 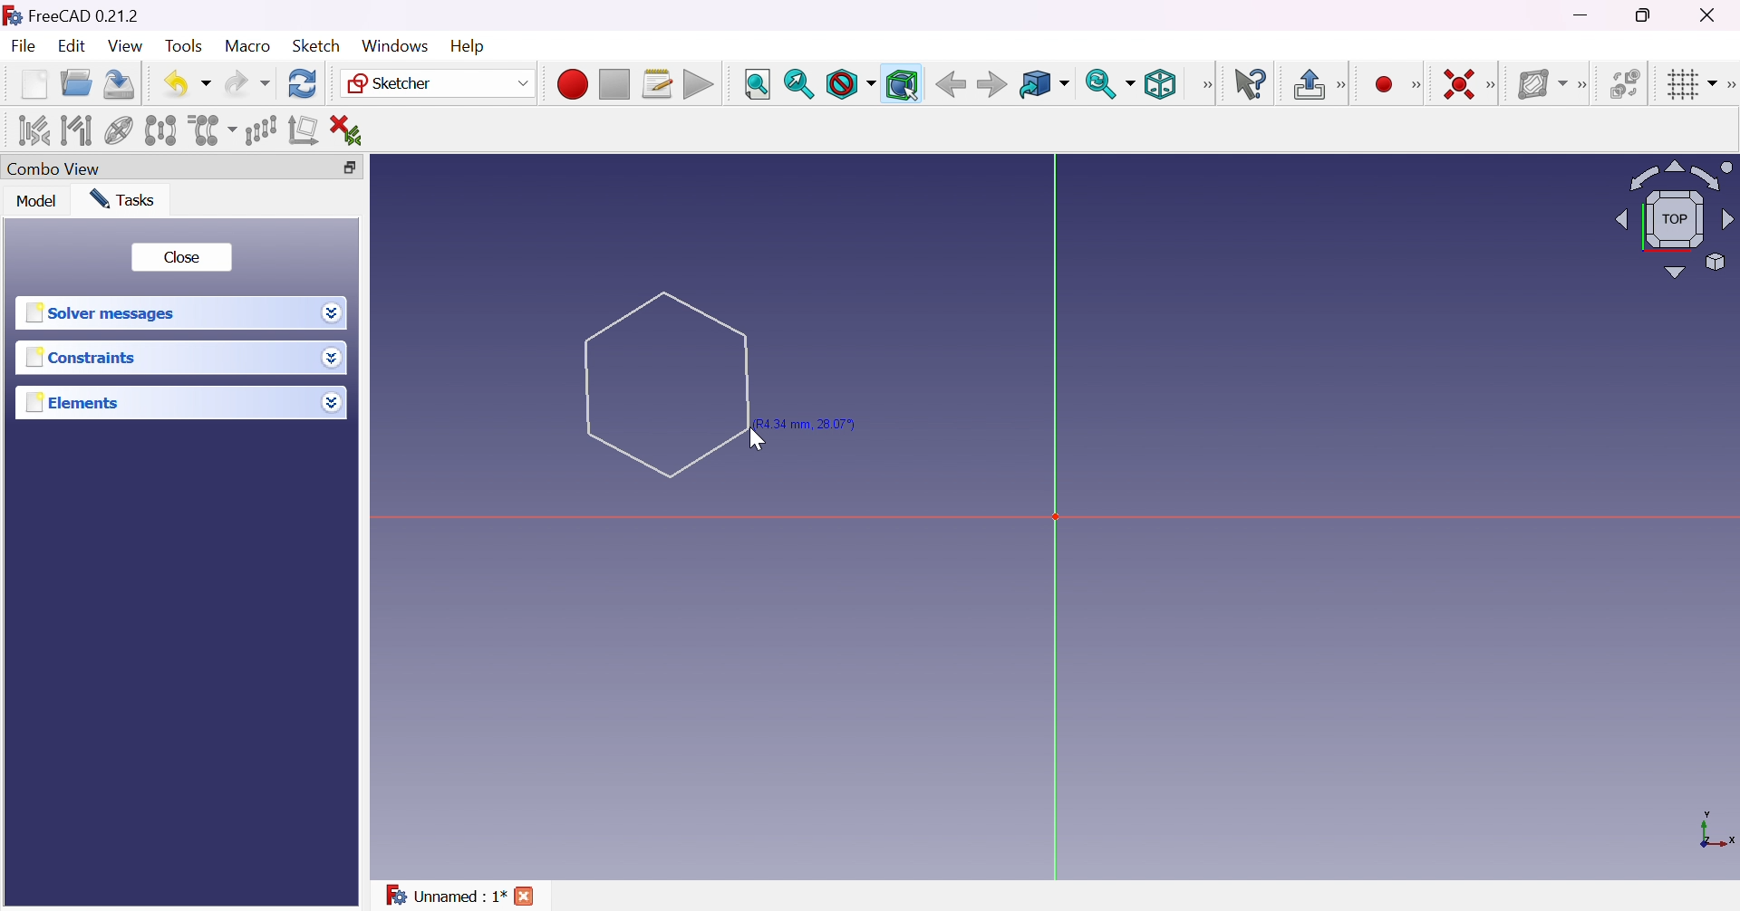 I want to click on Unnamed : 1*, so click(x=446, y=897).